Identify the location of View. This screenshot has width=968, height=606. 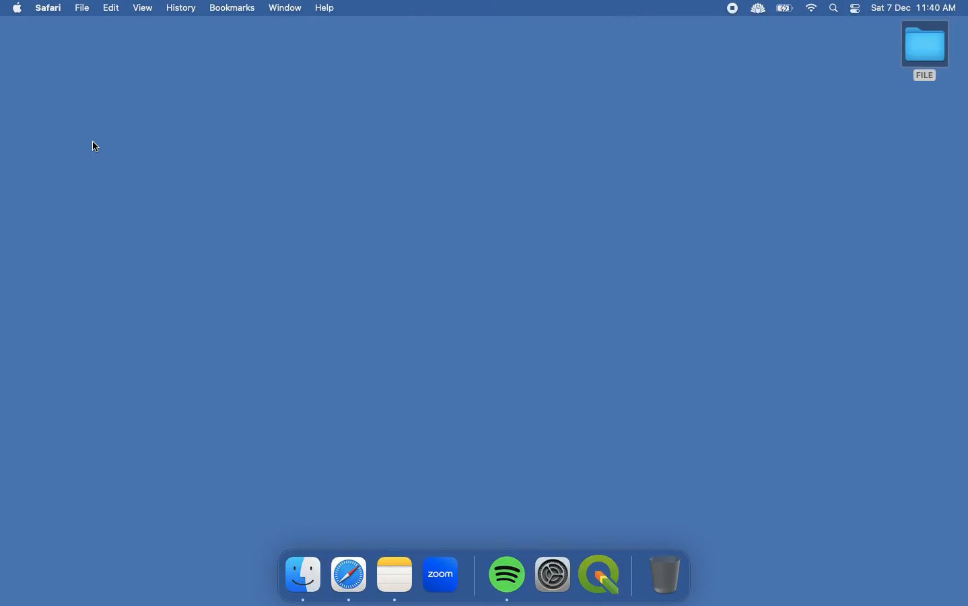
(143, 10).